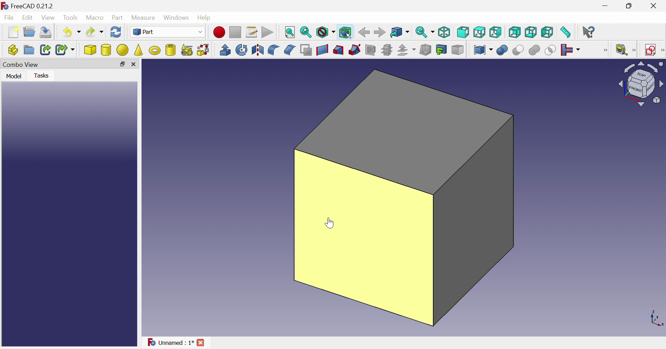 This screenshot has height=349, width=666. I want to click on Macro recording..., so click(220, 32).